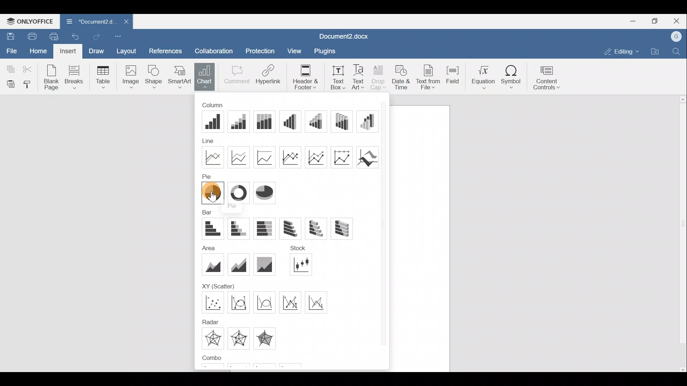 This screenshot has width=687, height=386. Describe the element at coordinates (165, 51) in the screenshot. I see `References` at that location.